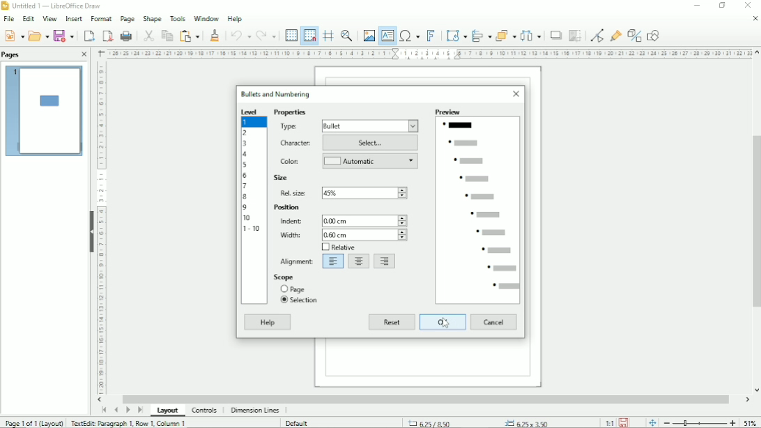 The width and height of the screenshot is (761, 428). I want to click on Vertical scrollbar, so click(755, 221).